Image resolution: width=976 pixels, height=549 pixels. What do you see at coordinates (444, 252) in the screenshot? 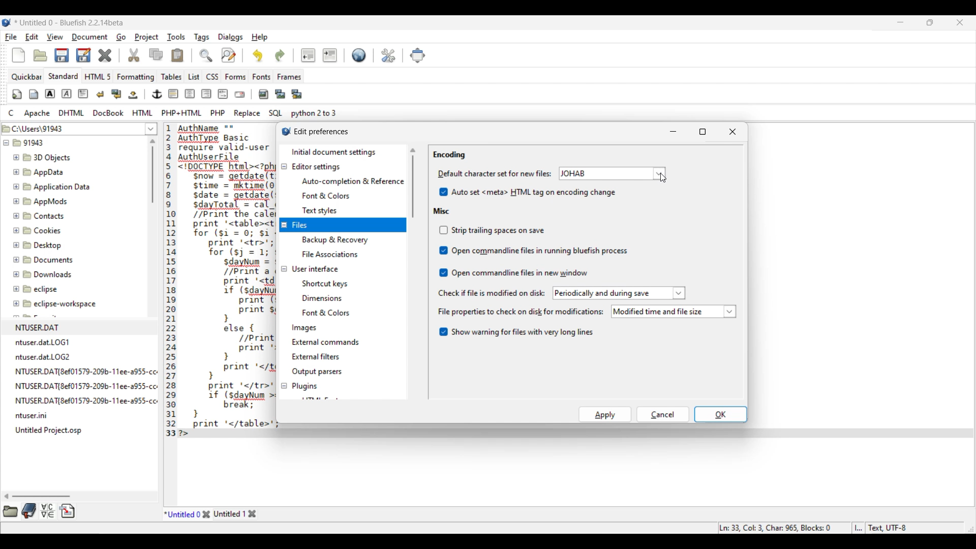
I see `Indicates toggle on/off` at bounding box center [444, 252].